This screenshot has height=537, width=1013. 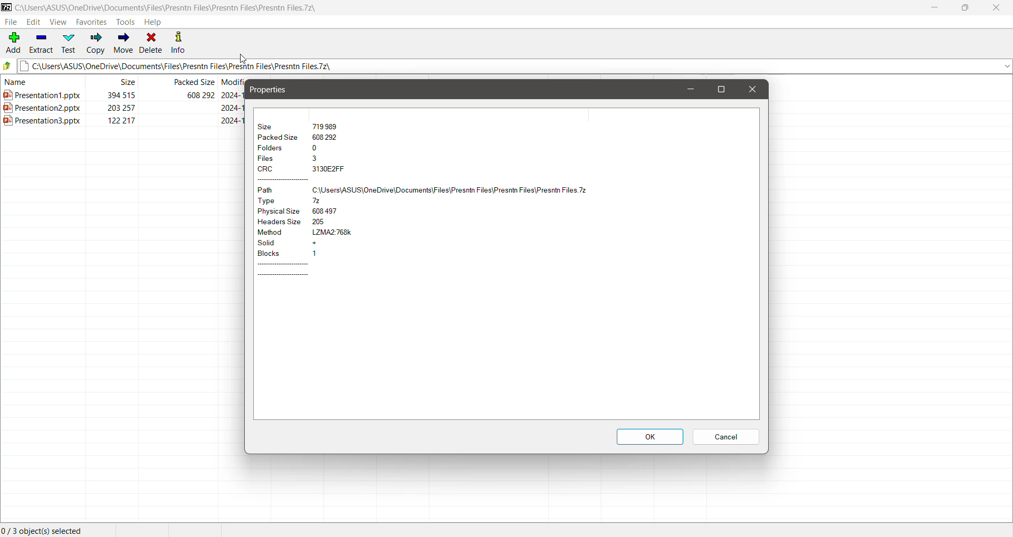 I want to click on Cancel, so click(x=727, y=438).